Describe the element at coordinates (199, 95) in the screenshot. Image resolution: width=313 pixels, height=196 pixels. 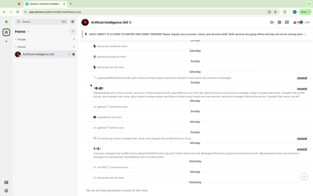
I see `Message` at that location.